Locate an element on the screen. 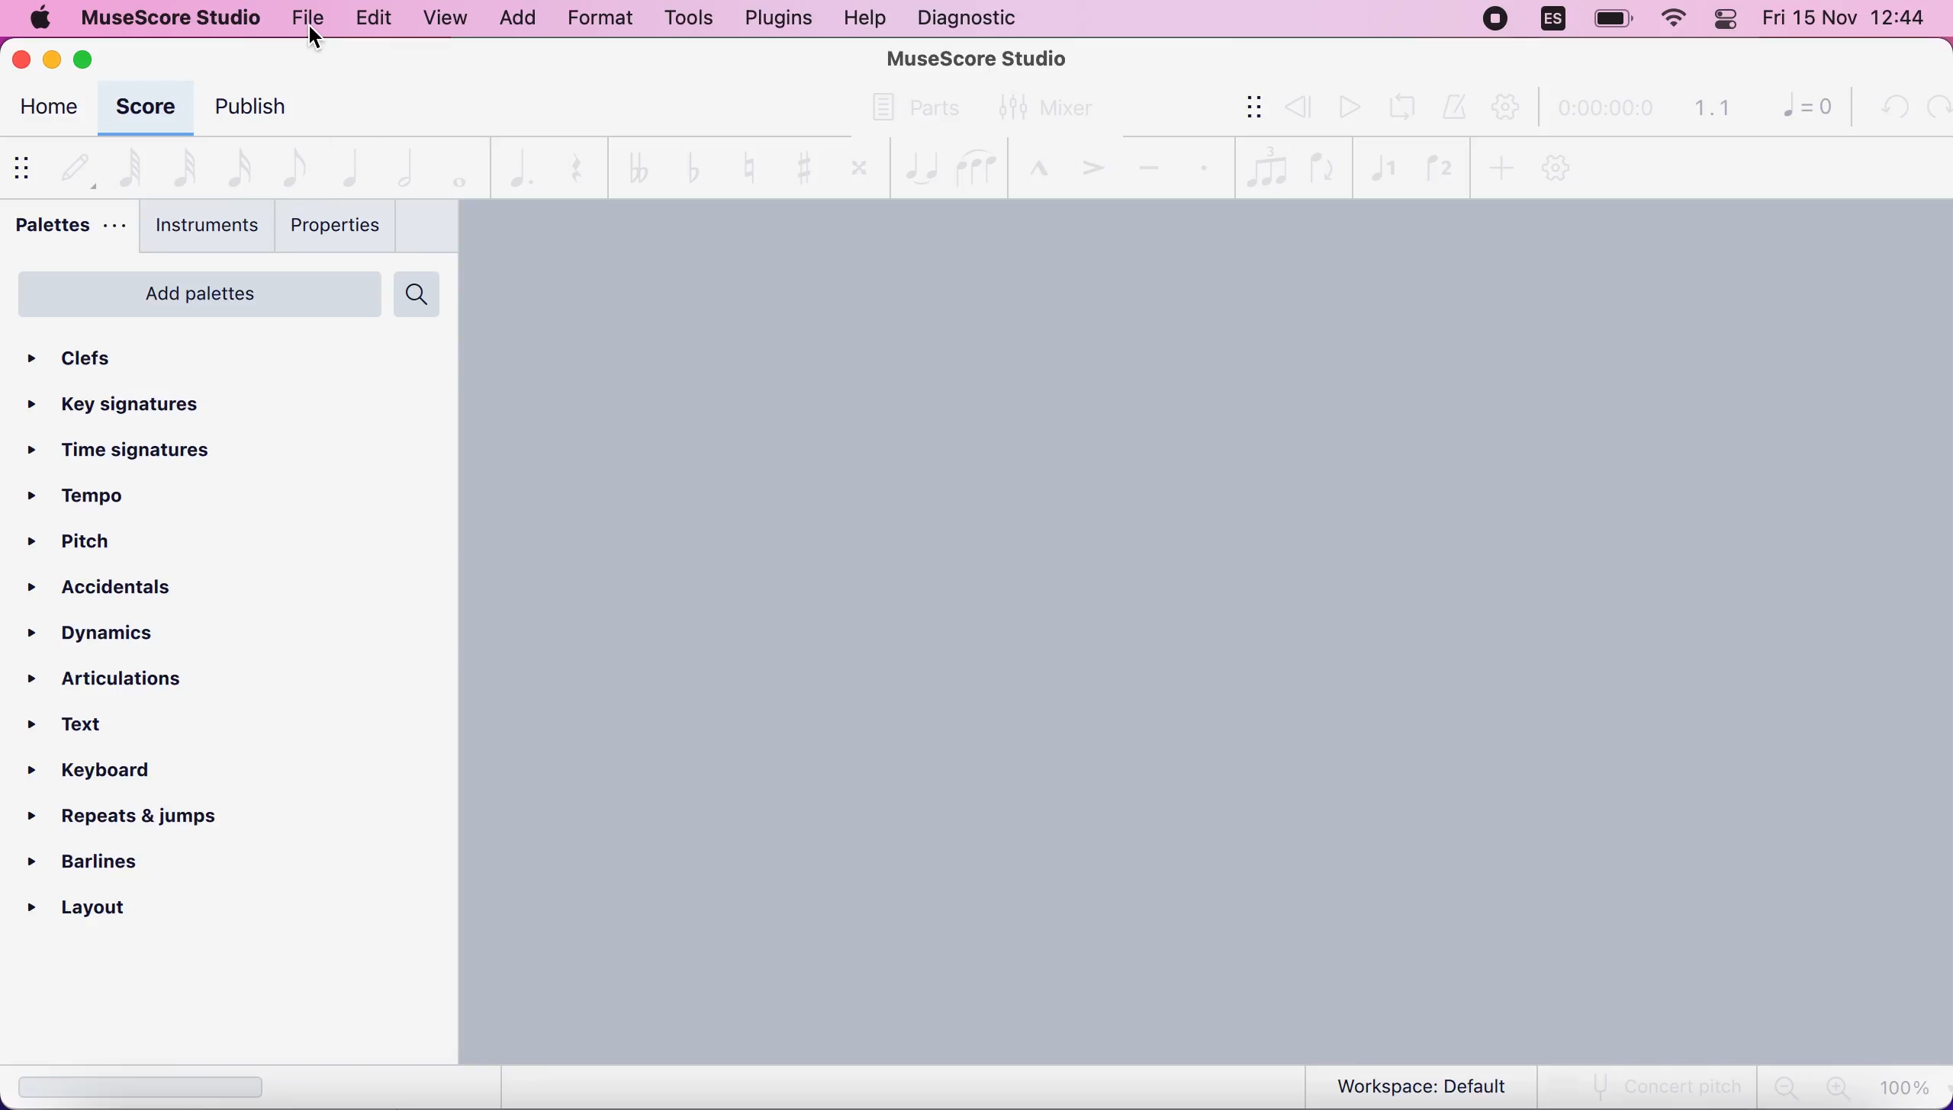 The width and height of the screenshot is (1953, 1110). Fri 15 Nov 12:44 is located at coordinates (1849, 21).